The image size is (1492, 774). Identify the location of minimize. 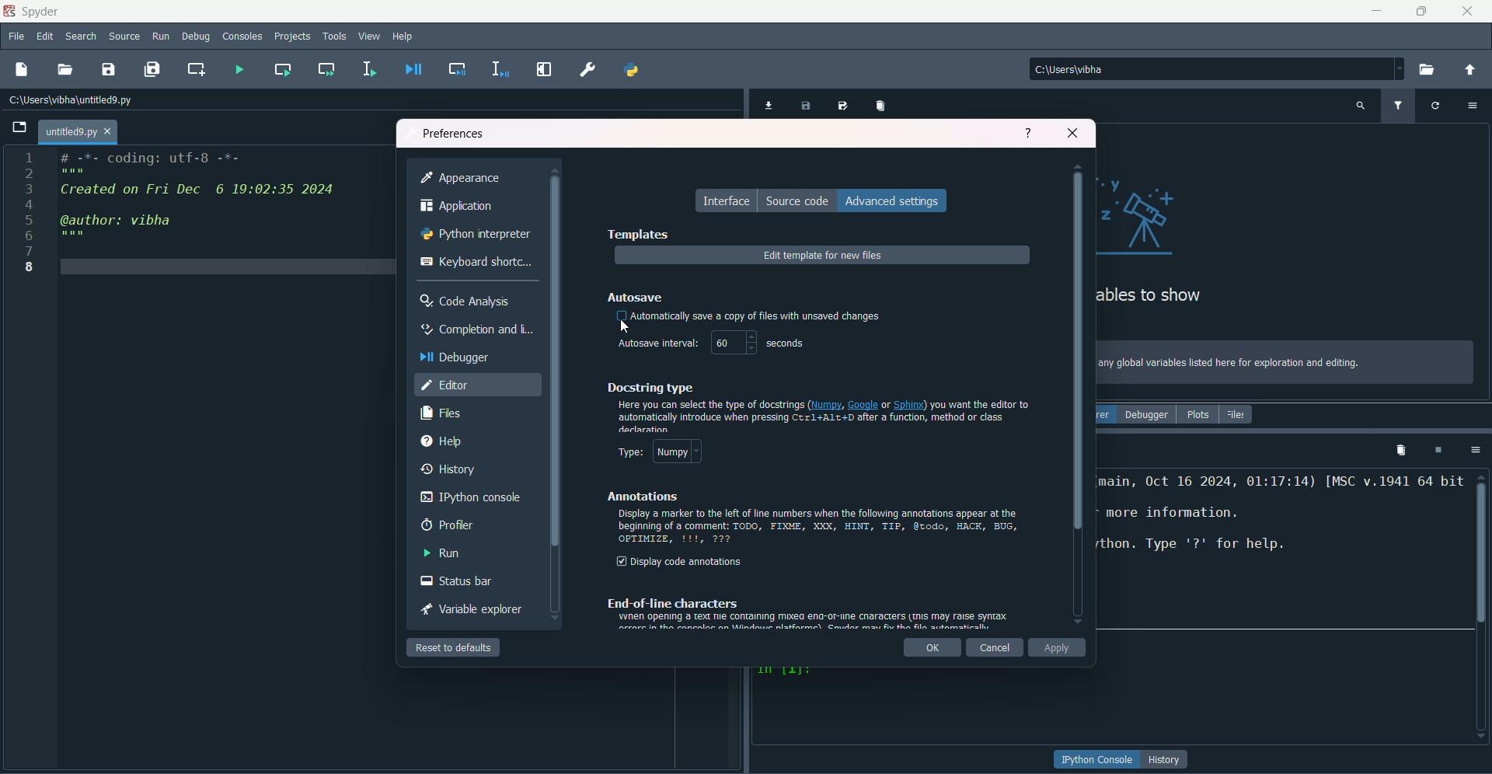
(1376, 11).